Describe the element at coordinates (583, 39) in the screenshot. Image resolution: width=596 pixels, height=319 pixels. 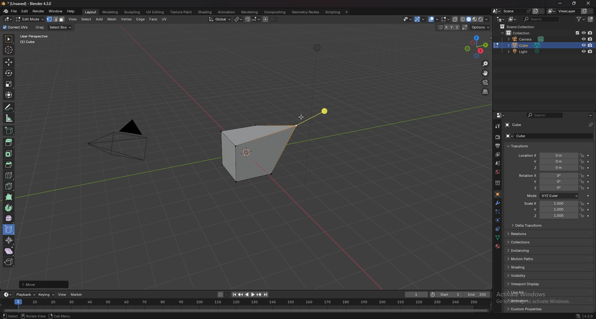
I see `hide in viewport` at that location.